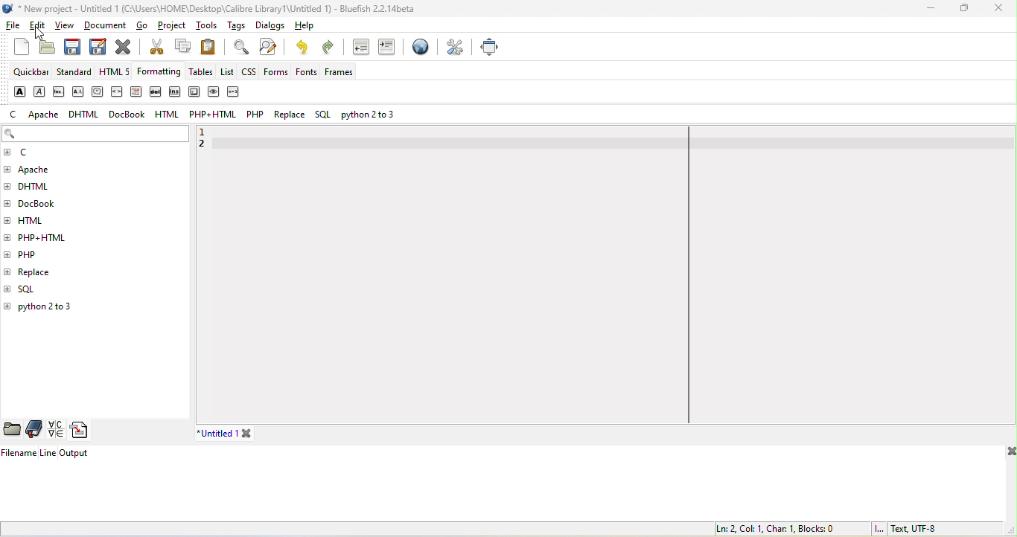 This screenshot has width=1017, height=537. I want to click on cut, so click(155, 48).